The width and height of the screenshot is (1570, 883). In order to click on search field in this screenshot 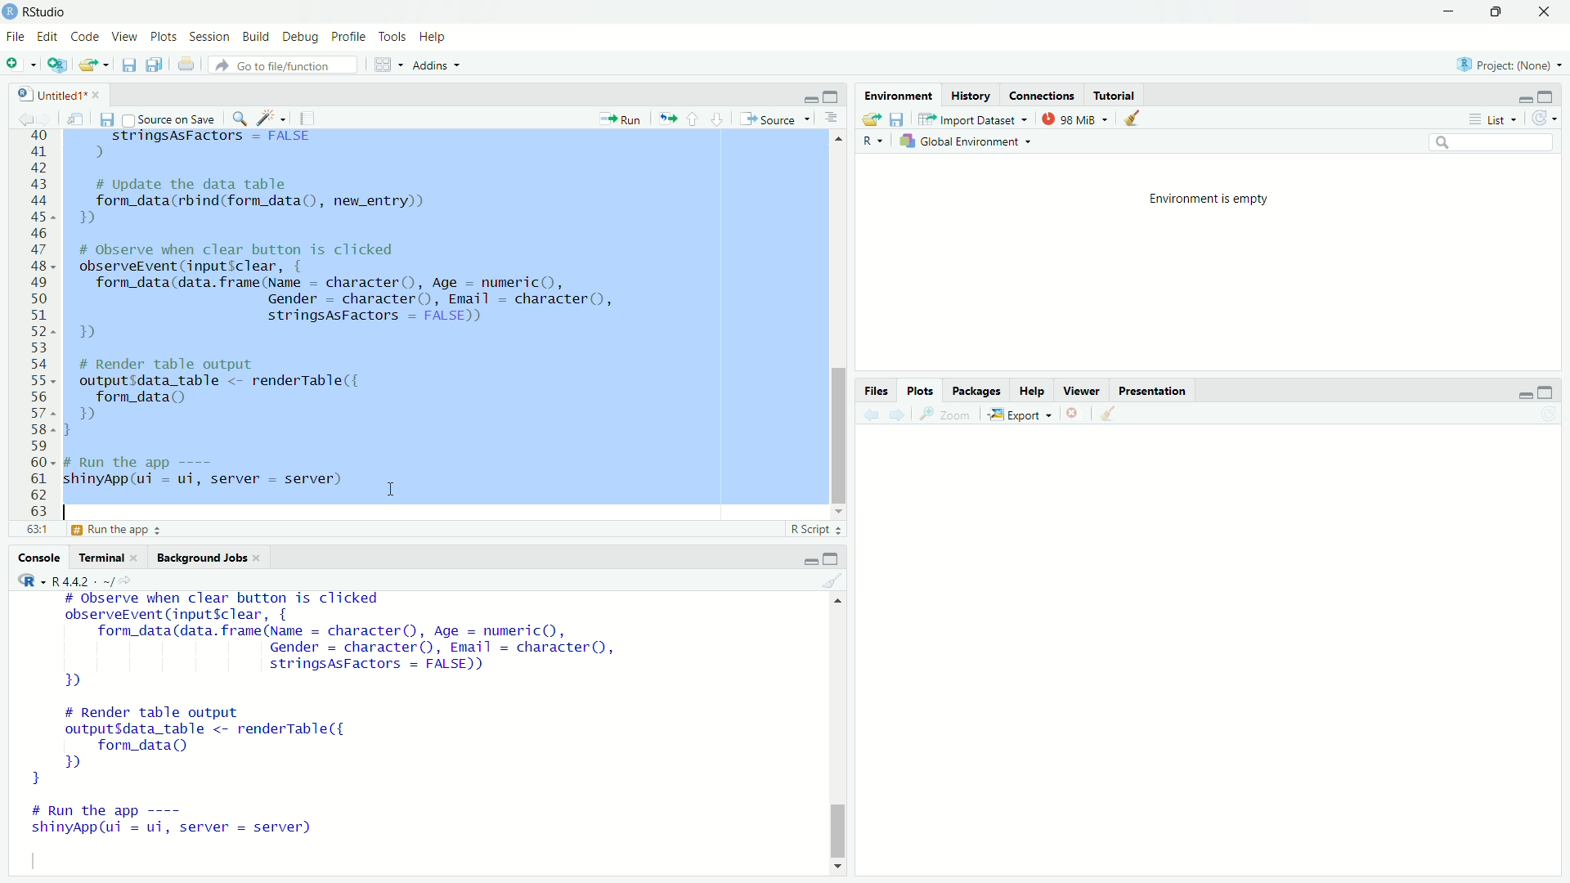, I will do `click(1494, 146)`.